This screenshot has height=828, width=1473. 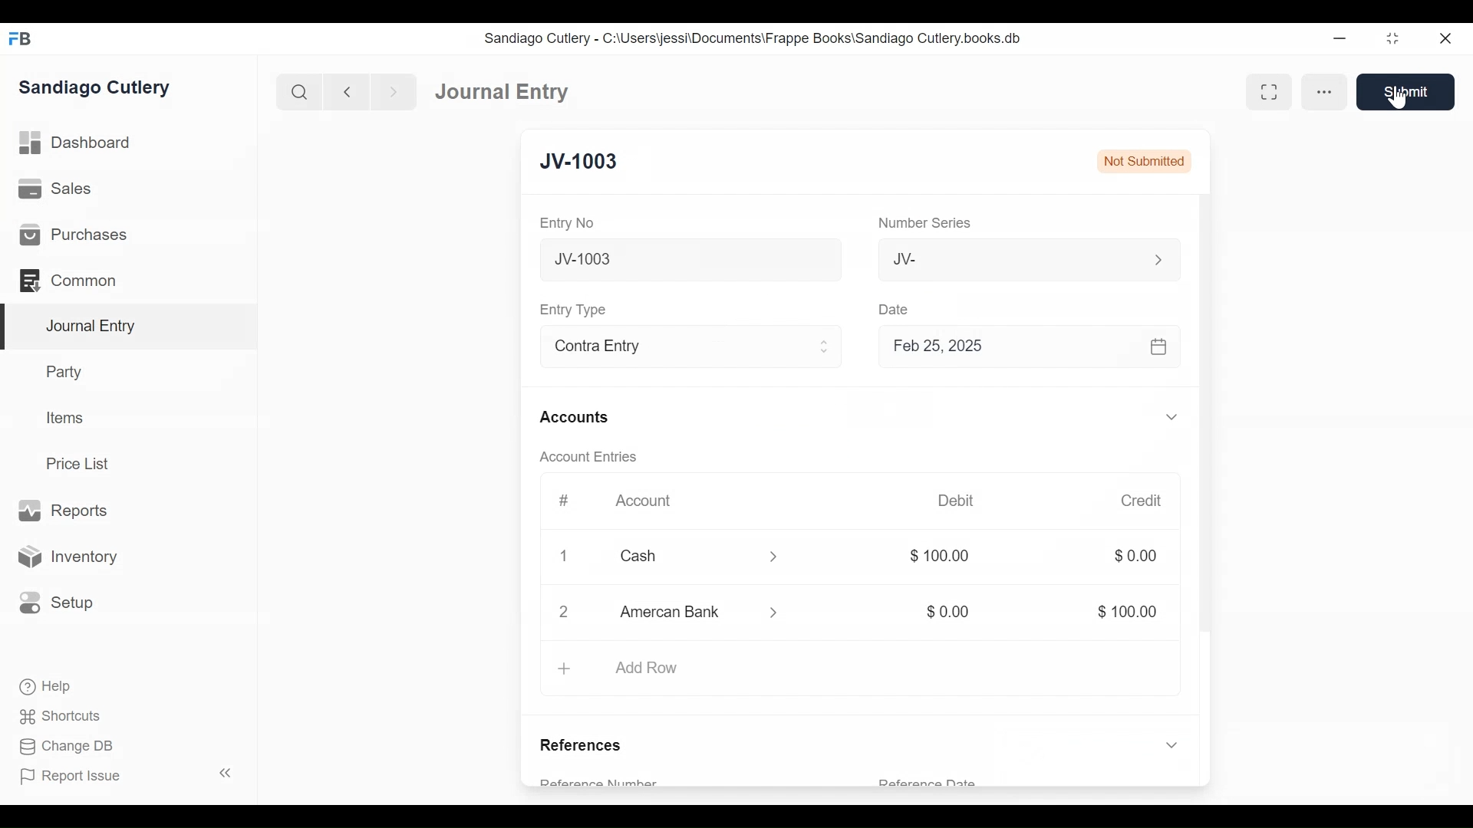 I want to click on $100.00, so click(x=936, y=556).